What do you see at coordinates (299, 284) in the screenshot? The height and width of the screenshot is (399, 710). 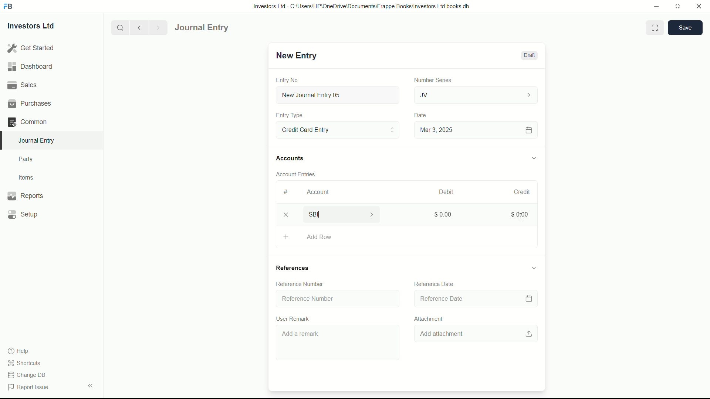 I see `Reference Number` at bounding box center [299, 284].